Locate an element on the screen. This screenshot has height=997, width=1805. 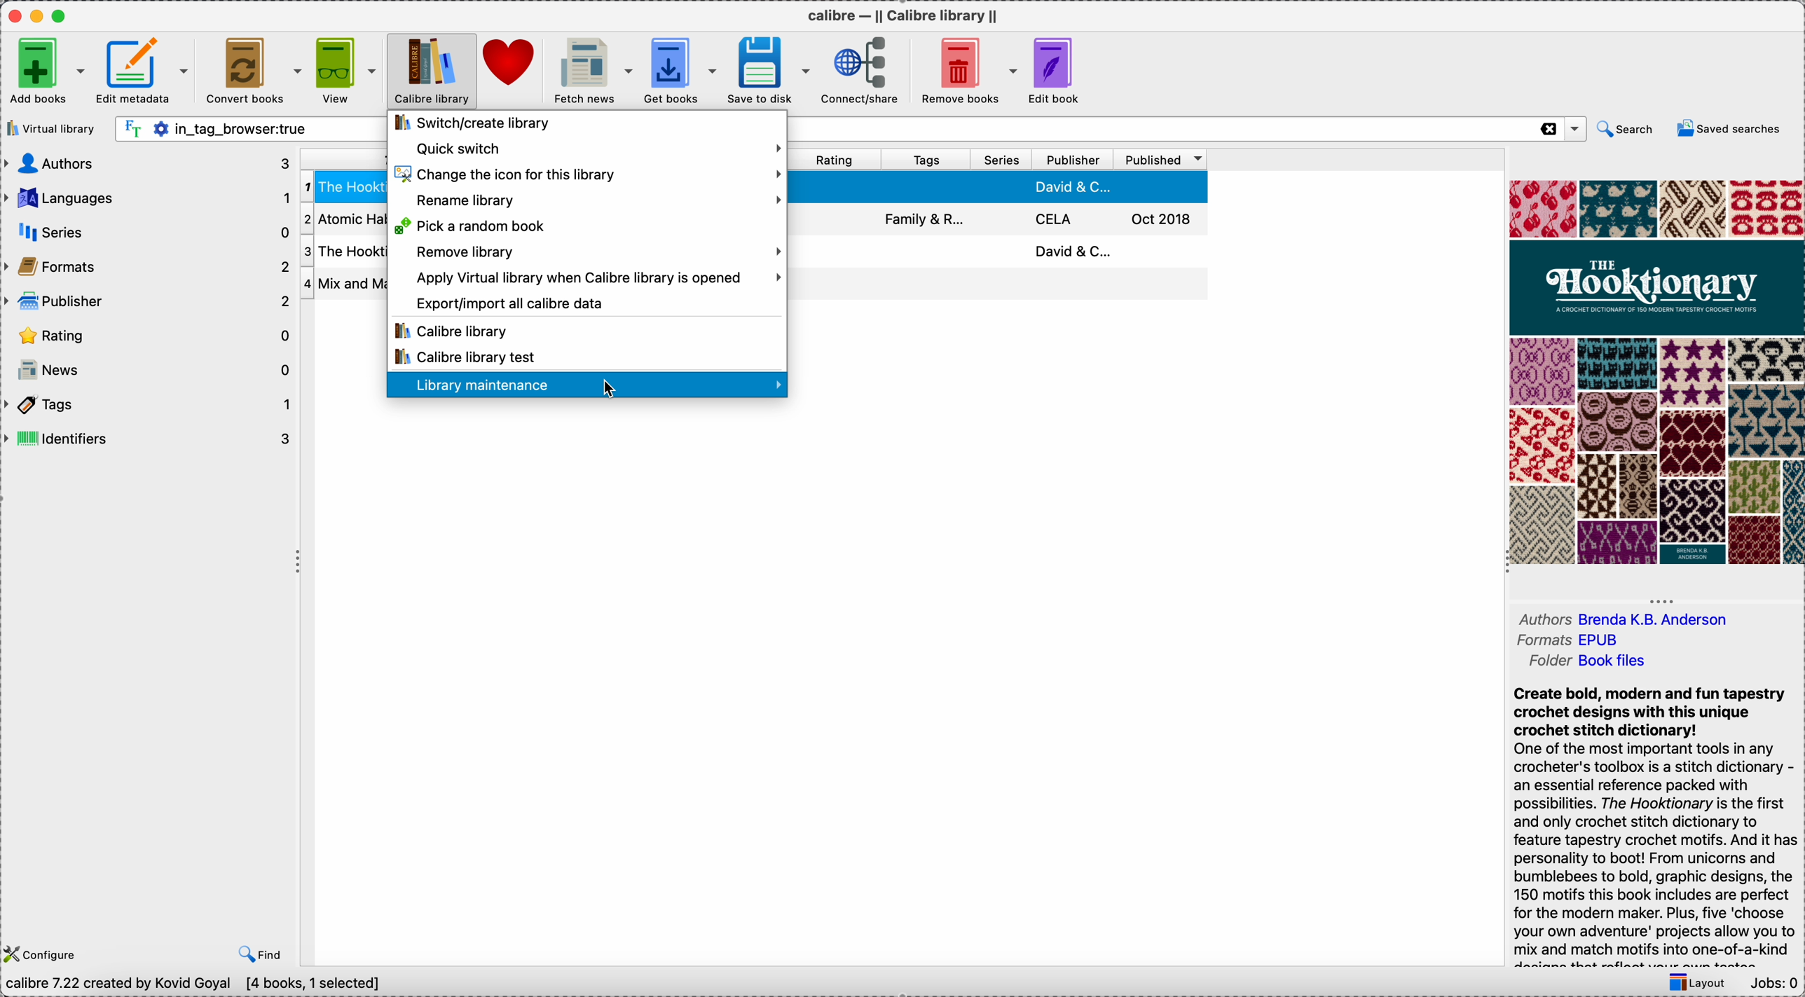
click on Calibre library is located at coordinates (430, 71).